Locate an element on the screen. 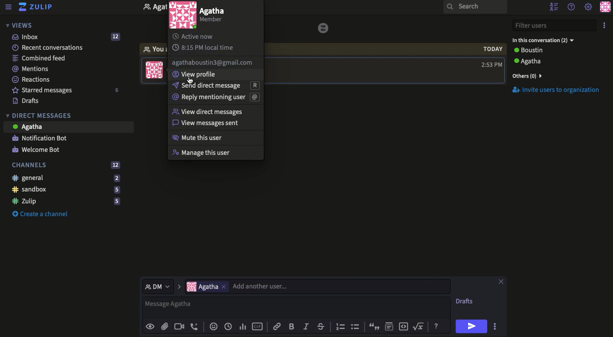 Image resolution: width=613 pixels, height=337 pixels. email is located at coordinates (212, 63).